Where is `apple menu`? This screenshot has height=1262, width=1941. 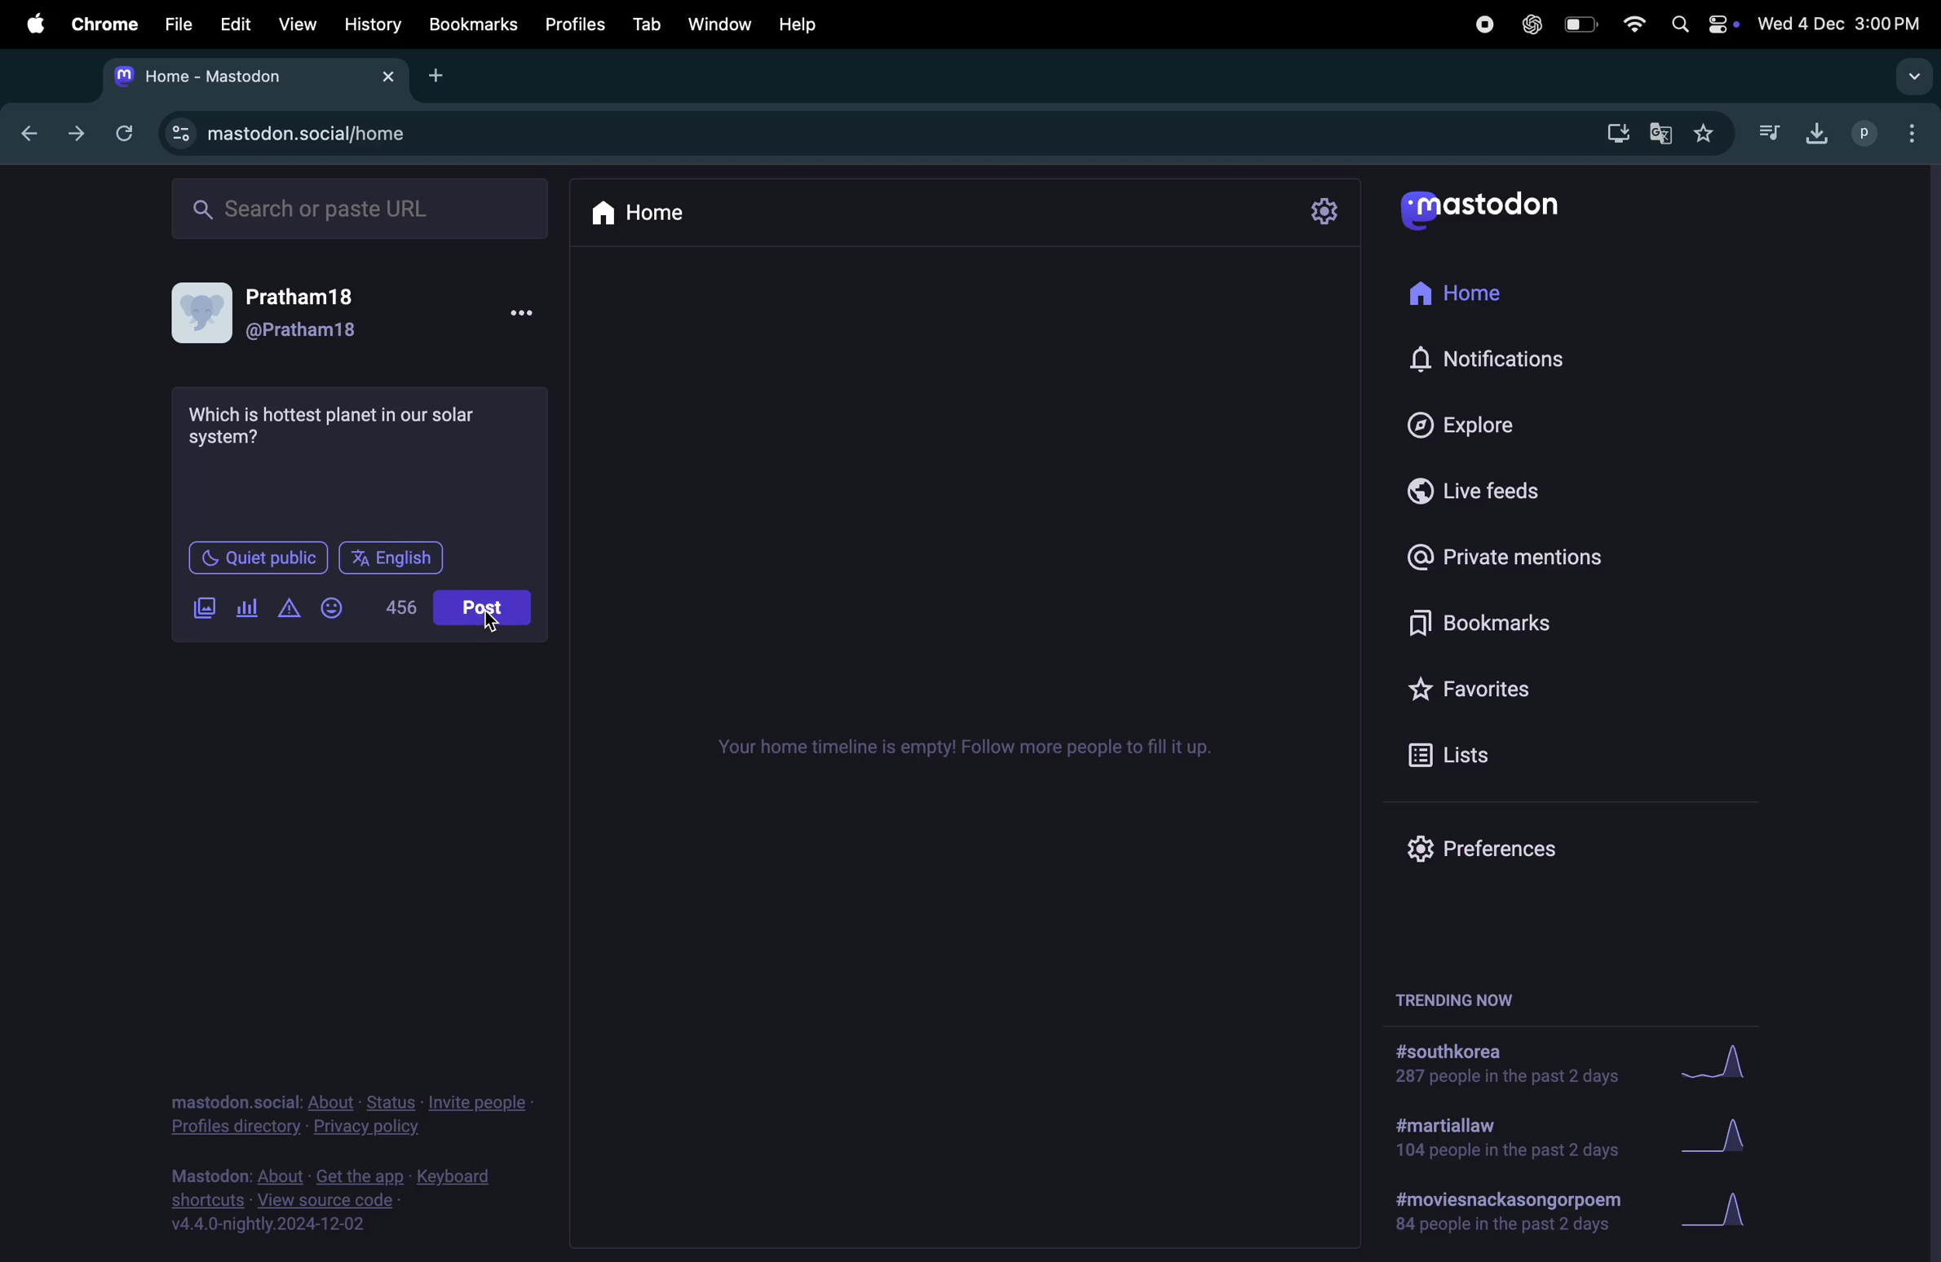
apple menu is located at coordinates (29, 24).